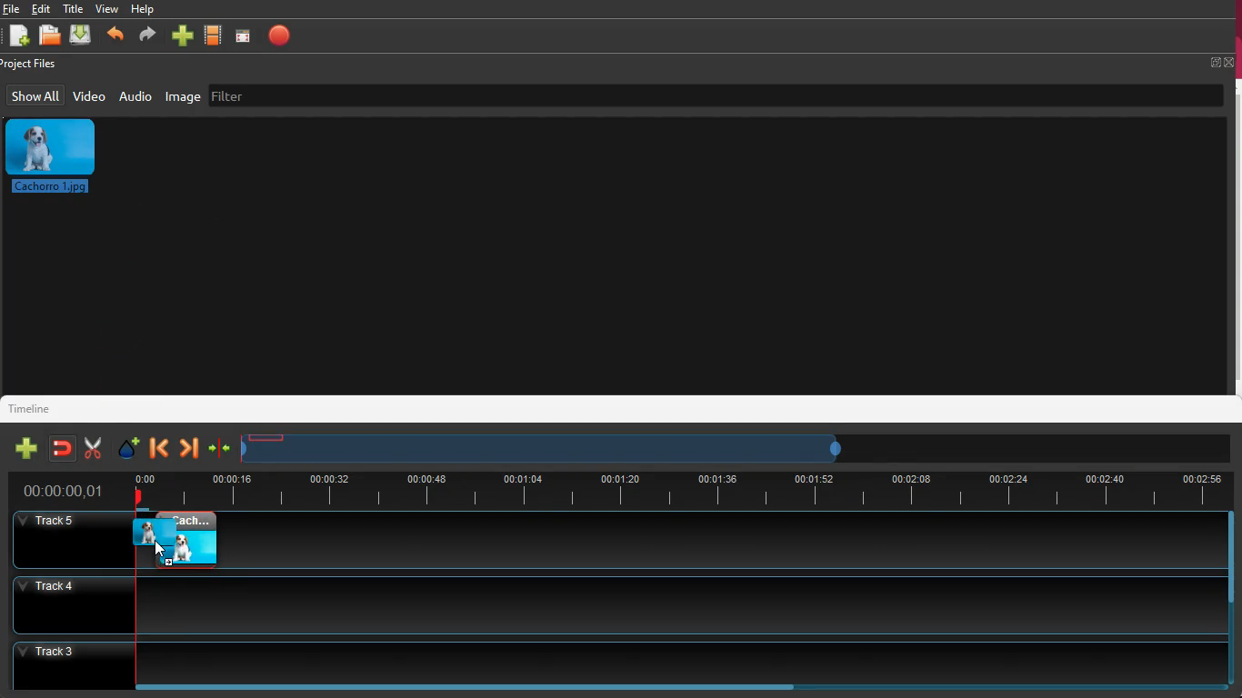 The image size is (1242, 698). I want to click on cut, so click(88, 448).